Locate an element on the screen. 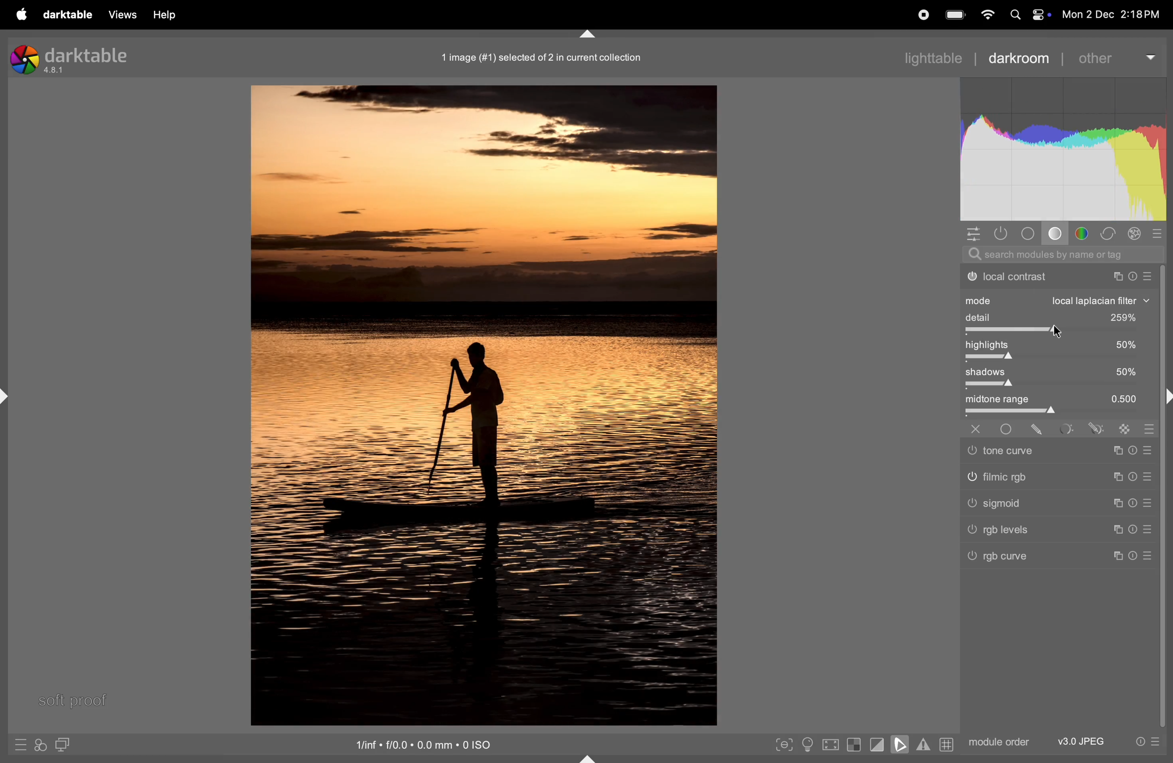  toggle indication of raw exposure is located at coordinates (855, 744).